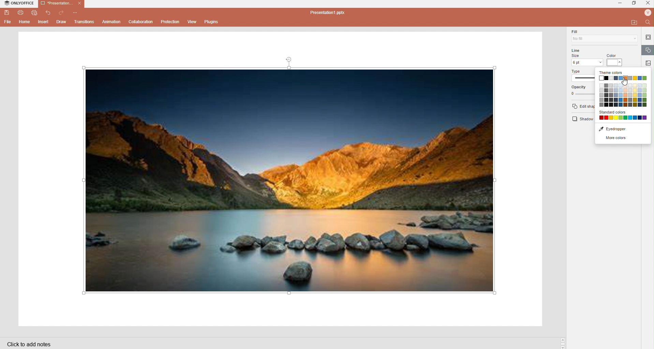  What do you see at coordinates (29, 345) in the screenshot?
I see `Click to add notes` at bounding box center [29, 345].